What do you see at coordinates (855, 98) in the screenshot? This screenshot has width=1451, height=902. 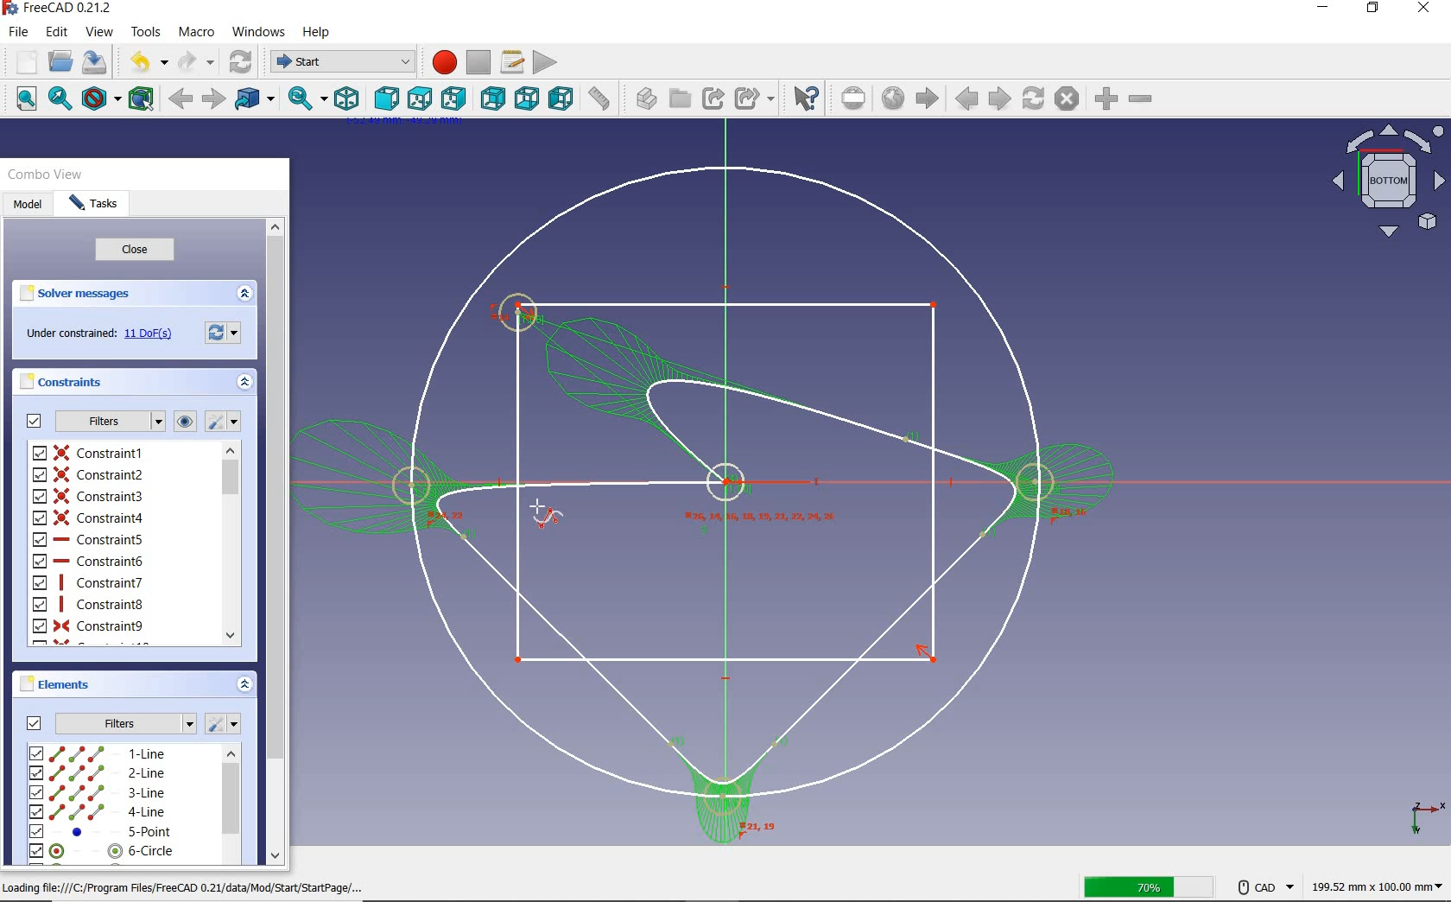 I see `set url` at bounding box center [855, 98].